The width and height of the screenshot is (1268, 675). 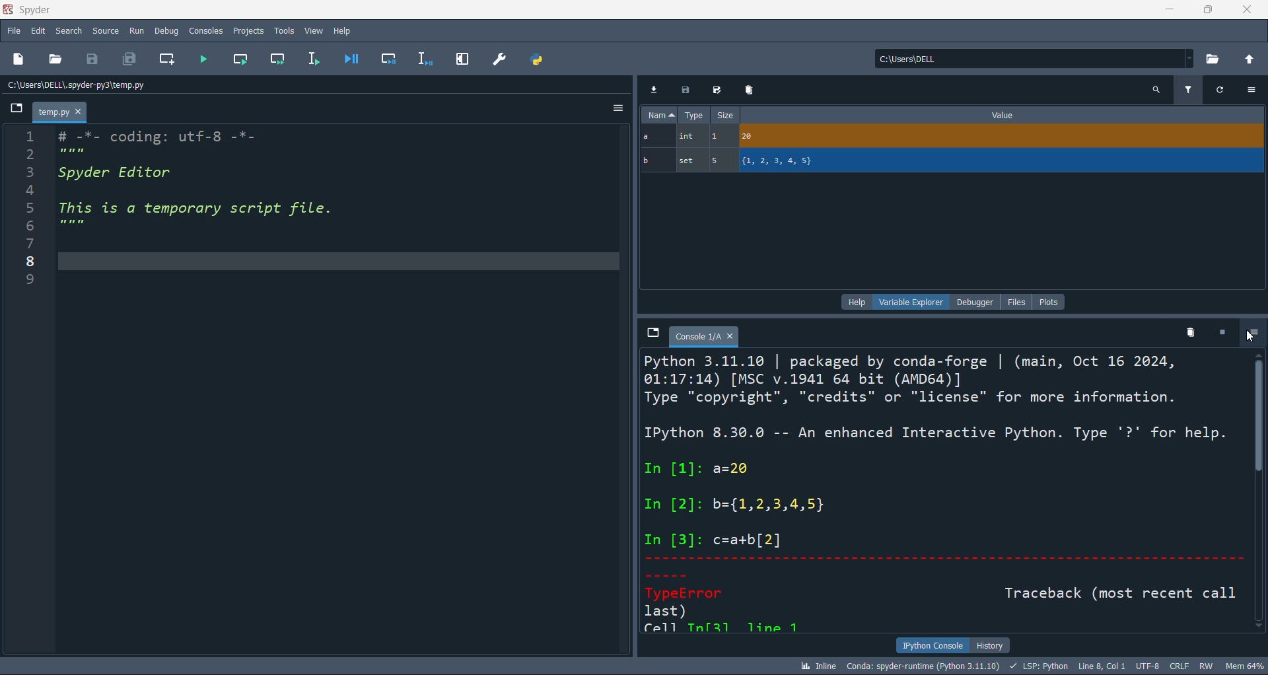 I want to click on debug line, so click(x=423, y=58).